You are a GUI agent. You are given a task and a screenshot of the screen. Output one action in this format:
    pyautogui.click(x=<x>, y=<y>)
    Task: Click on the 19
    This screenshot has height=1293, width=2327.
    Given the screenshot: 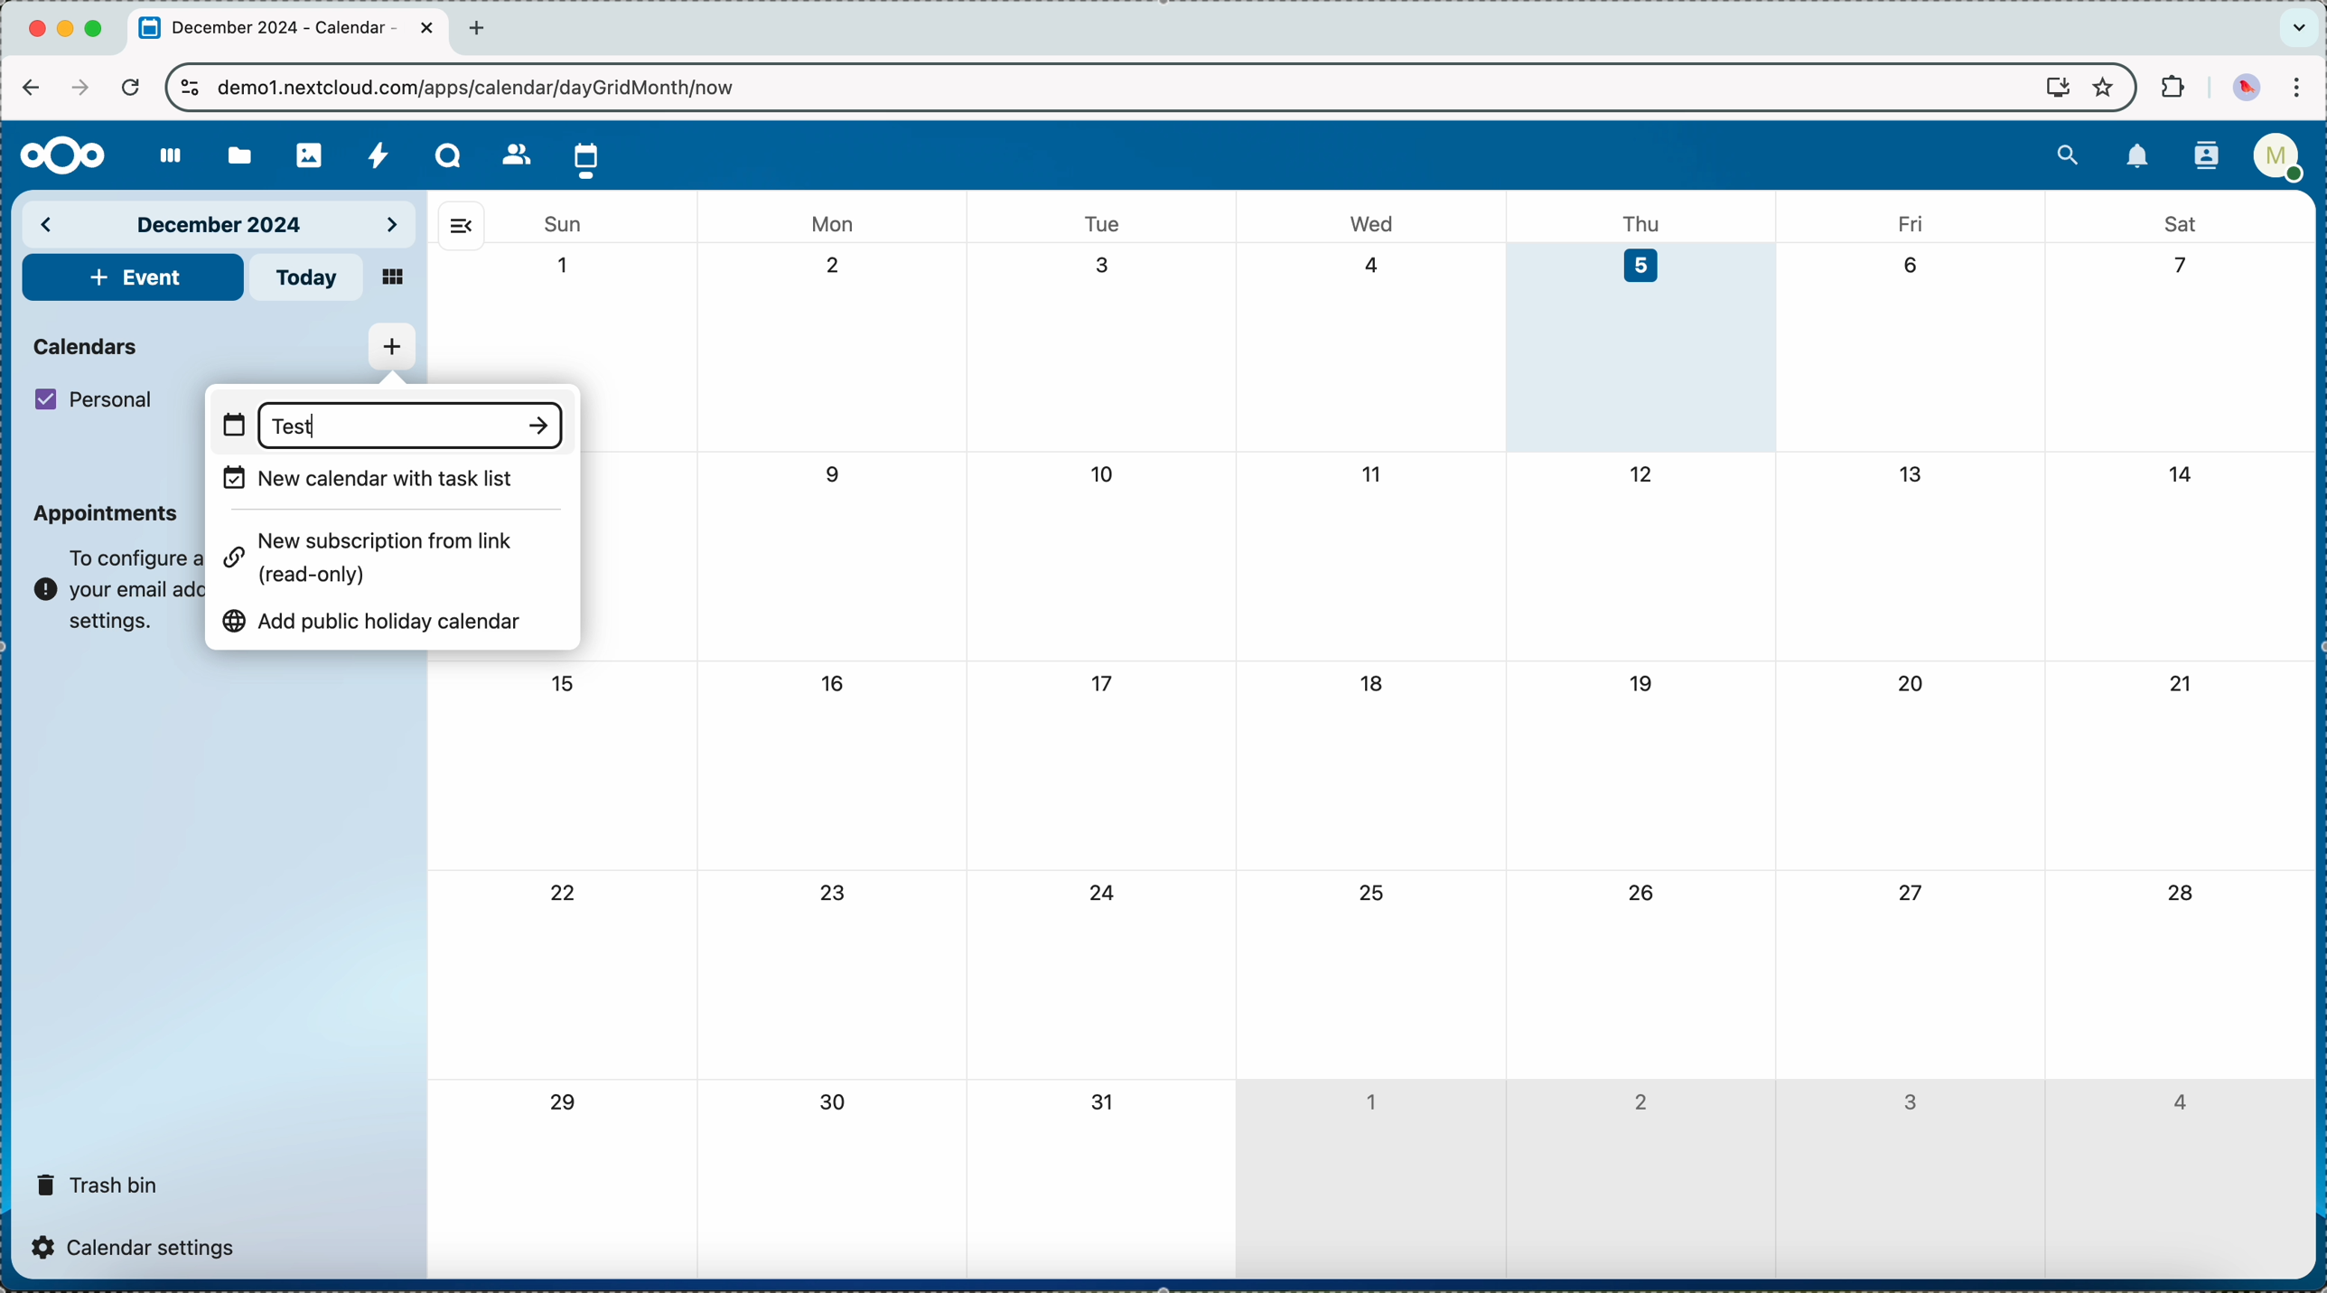 What is the action you would take?
    pyautogui.click(x=1642, y=682)
    